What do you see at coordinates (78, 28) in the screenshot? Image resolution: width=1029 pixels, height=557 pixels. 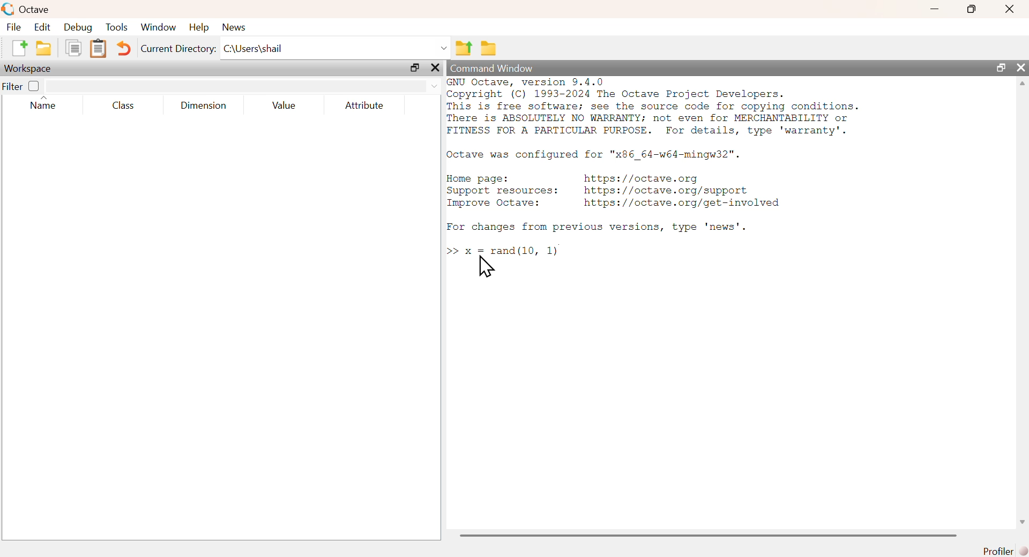 I see `debug` at bounding box center [78, 28].